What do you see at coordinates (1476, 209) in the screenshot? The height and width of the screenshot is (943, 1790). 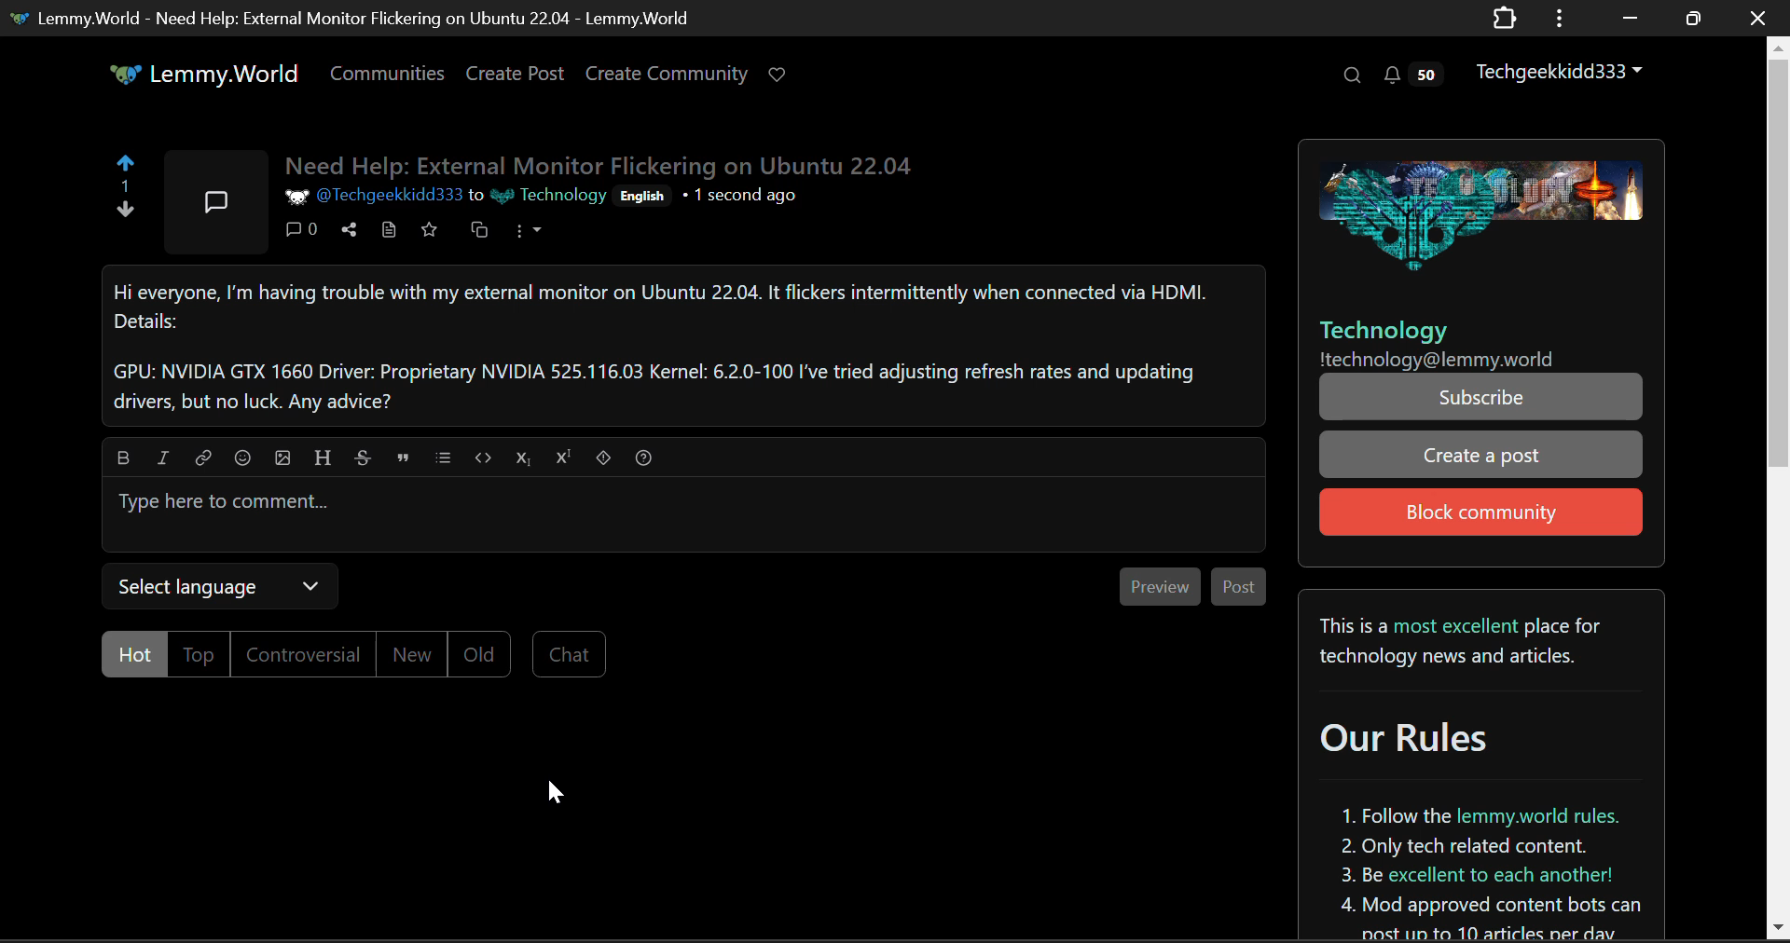 I see `Community Media` at bounding box center [1476, 209].